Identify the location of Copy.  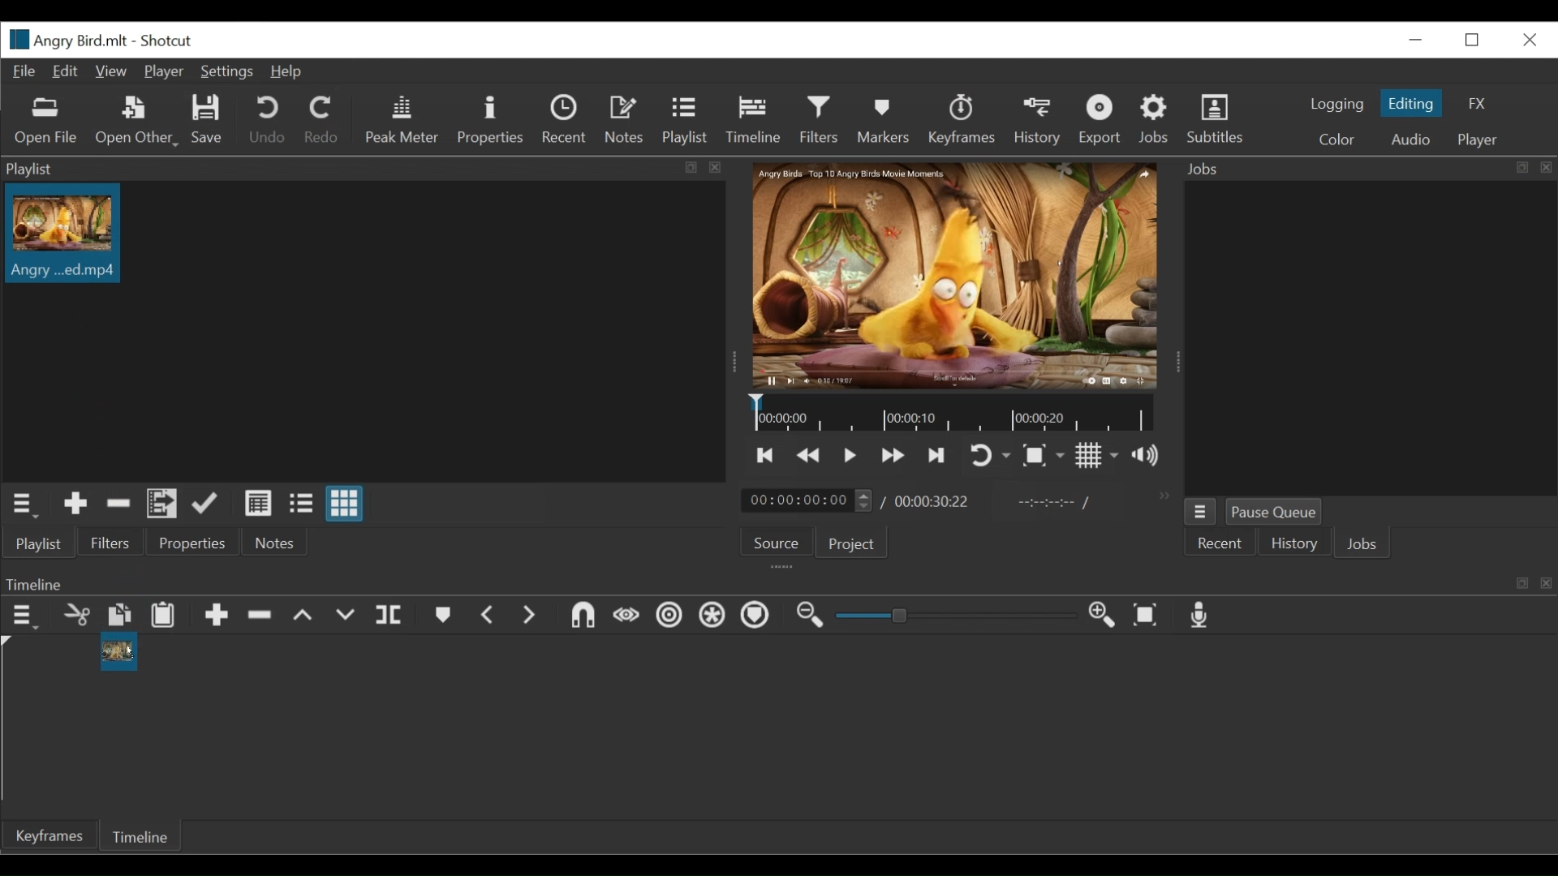
(119, 616).